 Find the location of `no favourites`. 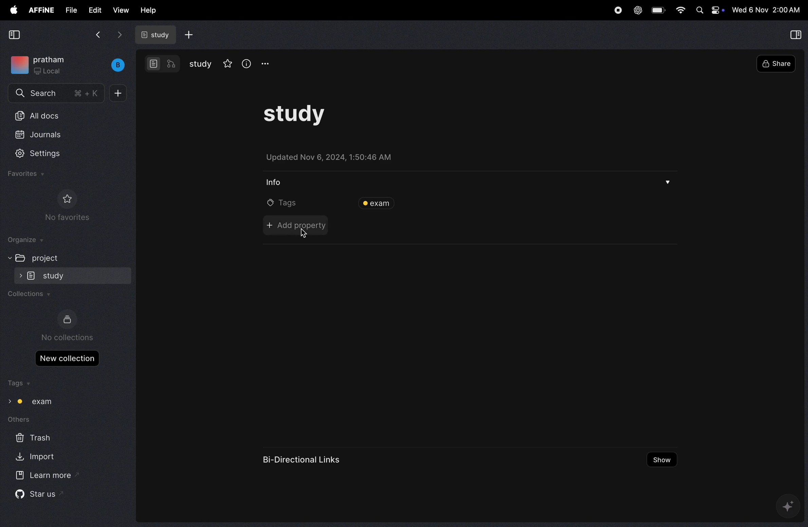

no favourites is located at coordinates (71, 205).